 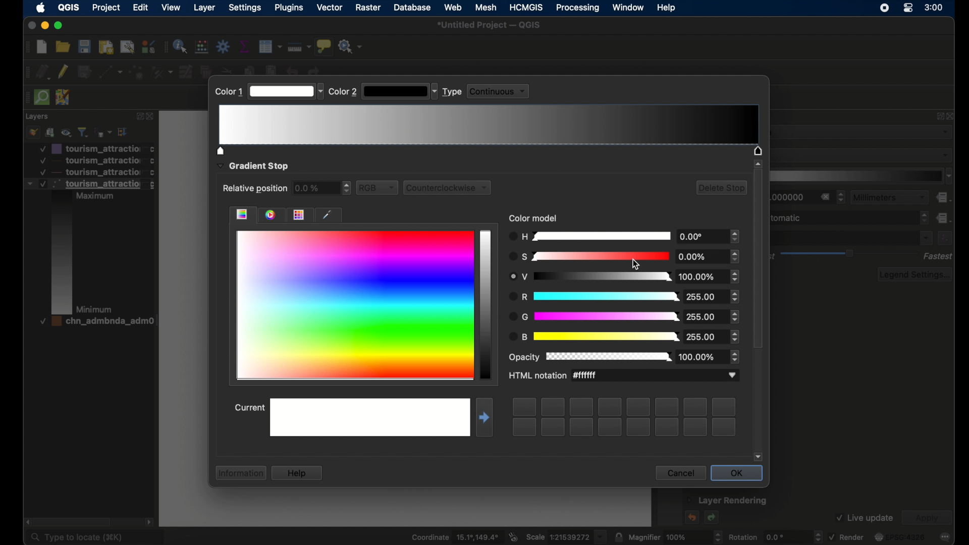 What do you see at coordinates (271, 46) in the screenshot?
I see `open attribute table` at bounding box center [271, 46].